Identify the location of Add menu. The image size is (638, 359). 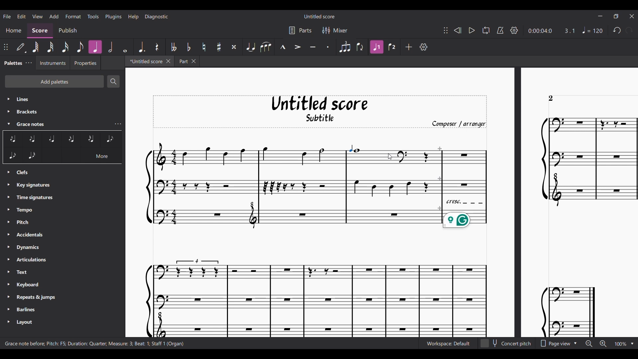
(54, 16).